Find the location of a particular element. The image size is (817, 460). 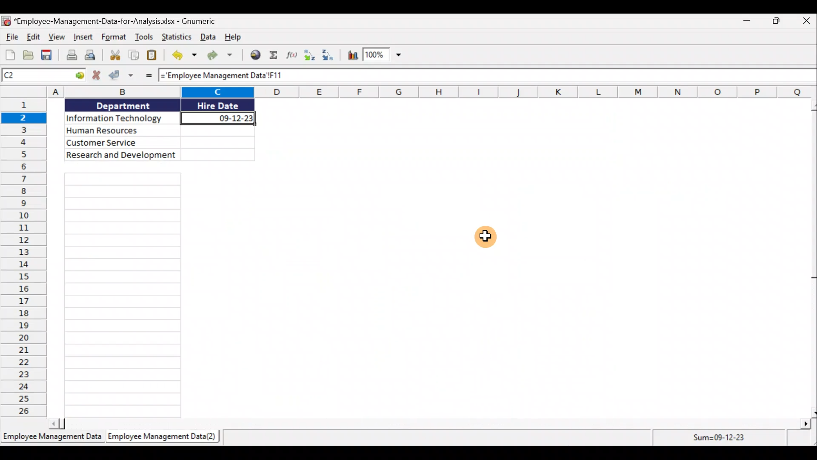

Undo last action is located at coordinates (183, 56).